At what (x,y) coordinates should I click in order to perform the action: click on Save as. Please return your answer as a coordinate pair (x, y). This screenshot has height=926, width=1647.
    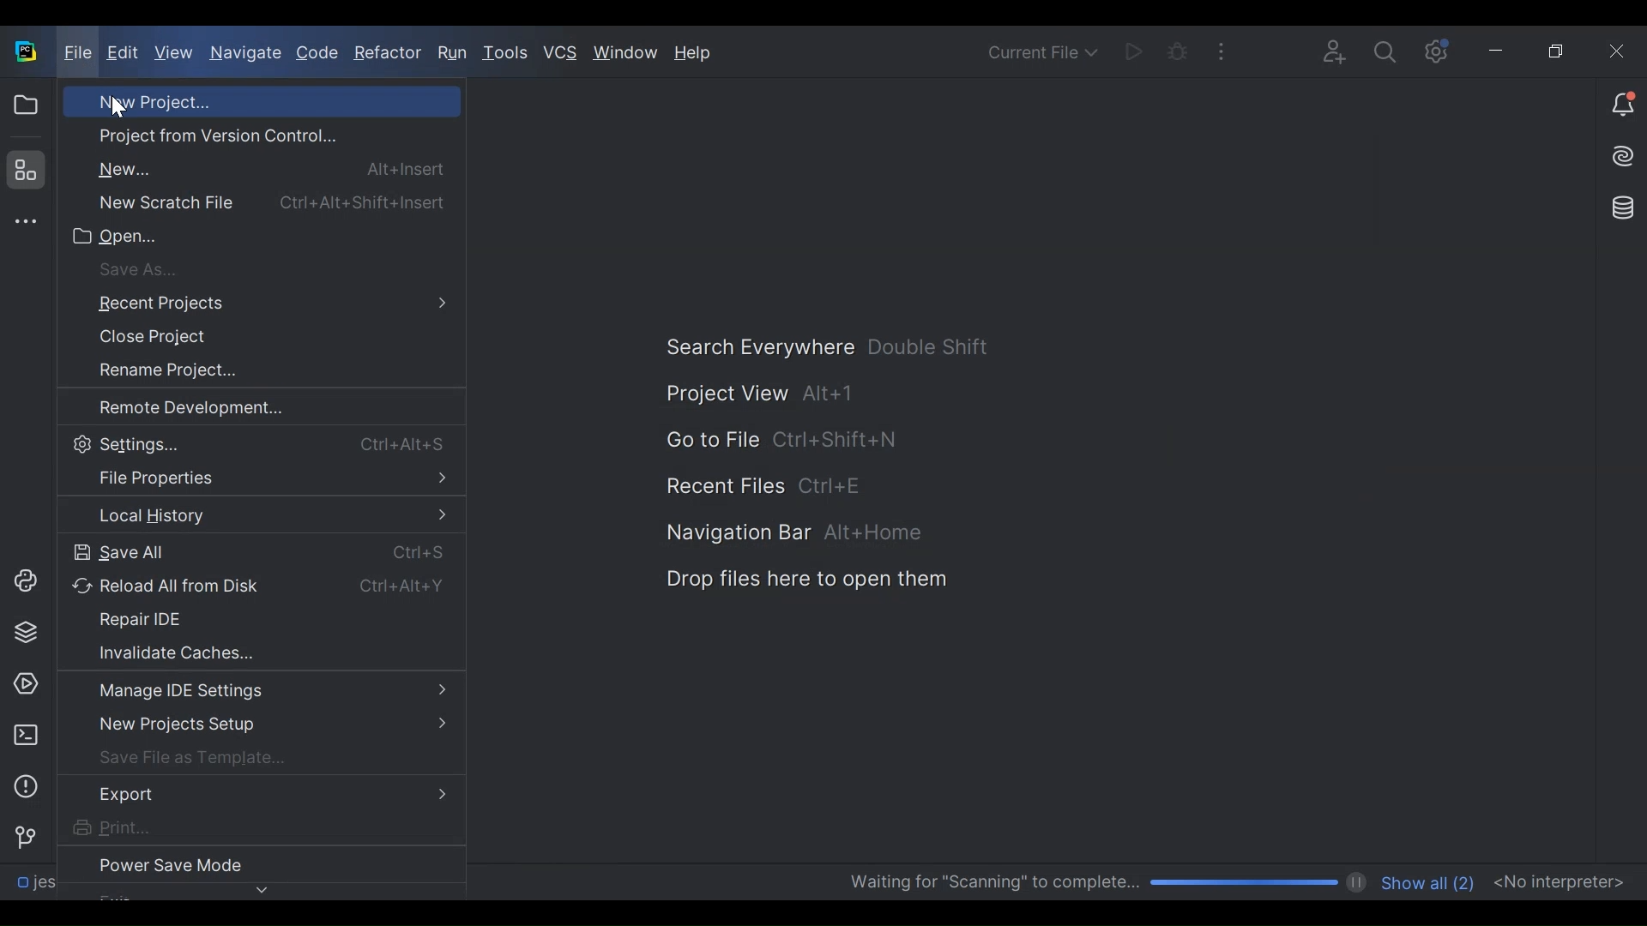
    Looking at the image, I should click on (240, 271).